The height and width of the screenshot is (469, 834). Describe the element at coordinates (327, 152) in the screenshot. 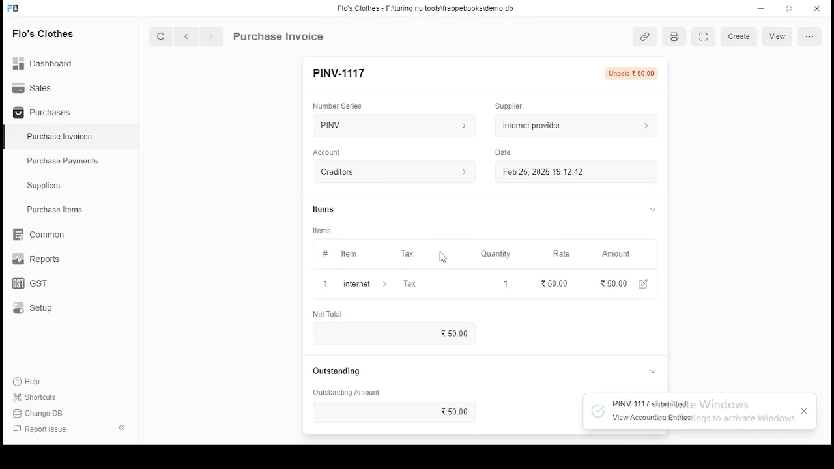

I see `account` at that location.